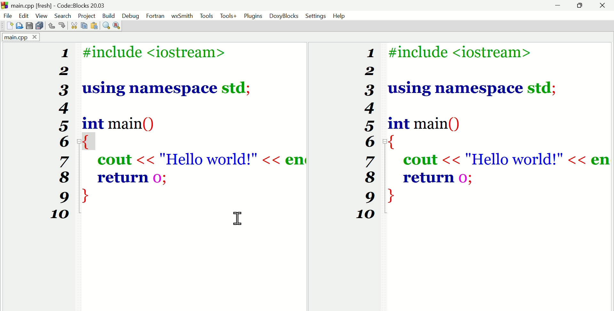 Image resolution: width=614 pixels, height=311 pixels. What do you see at coordinates (230, 16) in the screenshot?
I see `tools+` at bounding box center [230, 16].